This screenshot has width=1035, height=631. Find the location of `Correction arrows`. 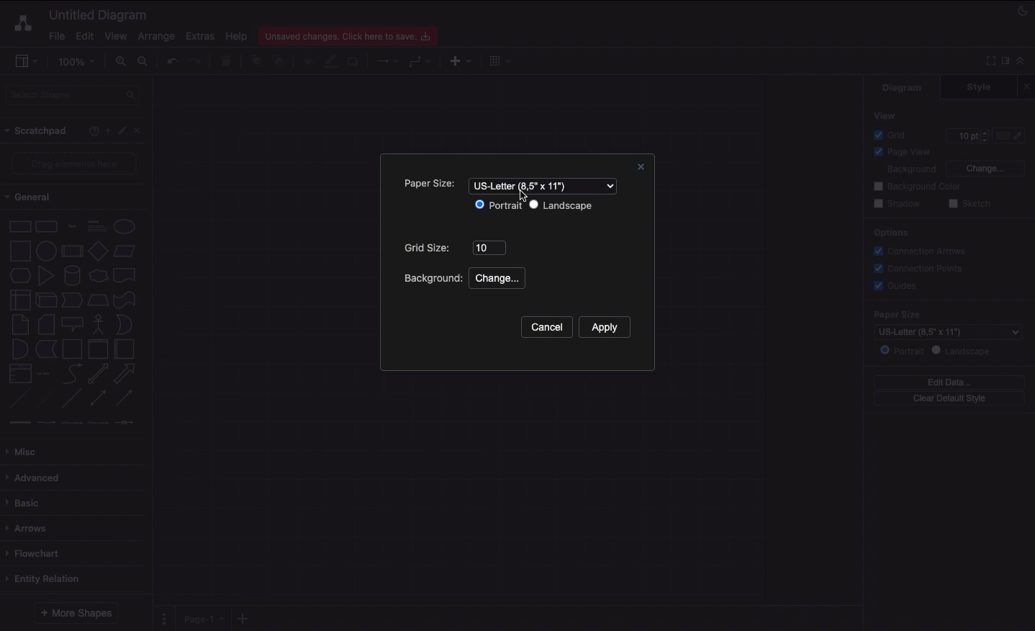

Correction arrows is located at coordinates (918, 250).